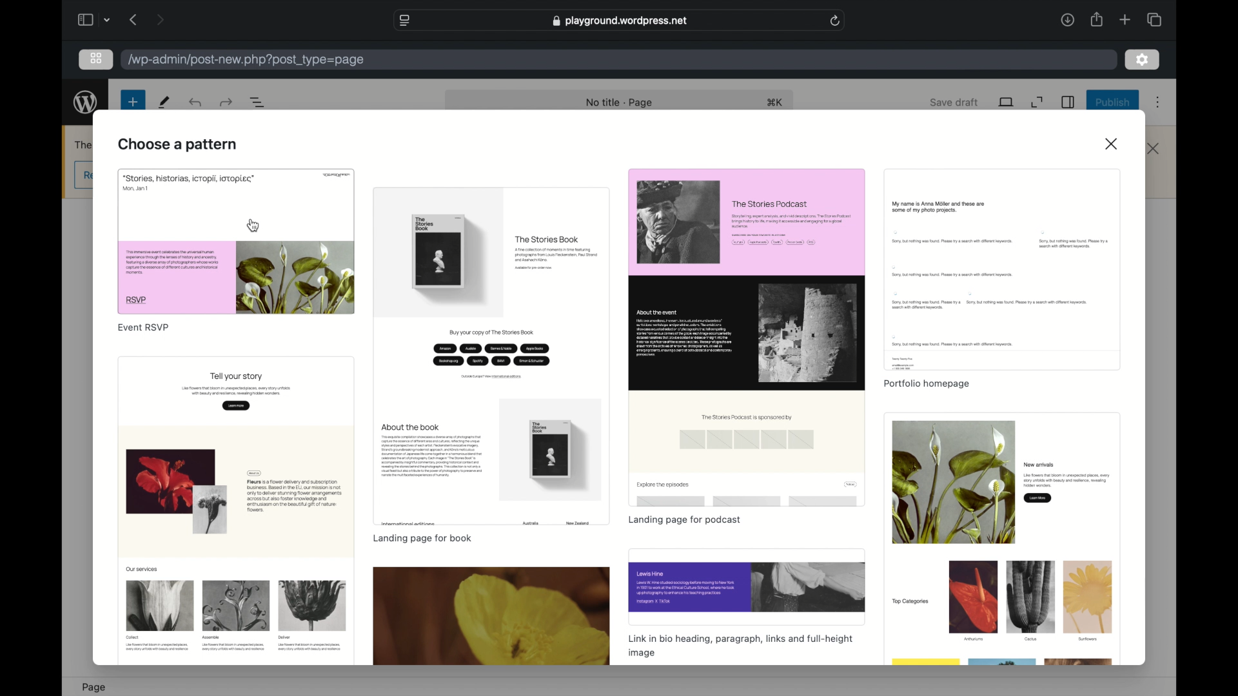 This screenshot has height=696, width=1238. I want to click on website settings, so click(405, 20).